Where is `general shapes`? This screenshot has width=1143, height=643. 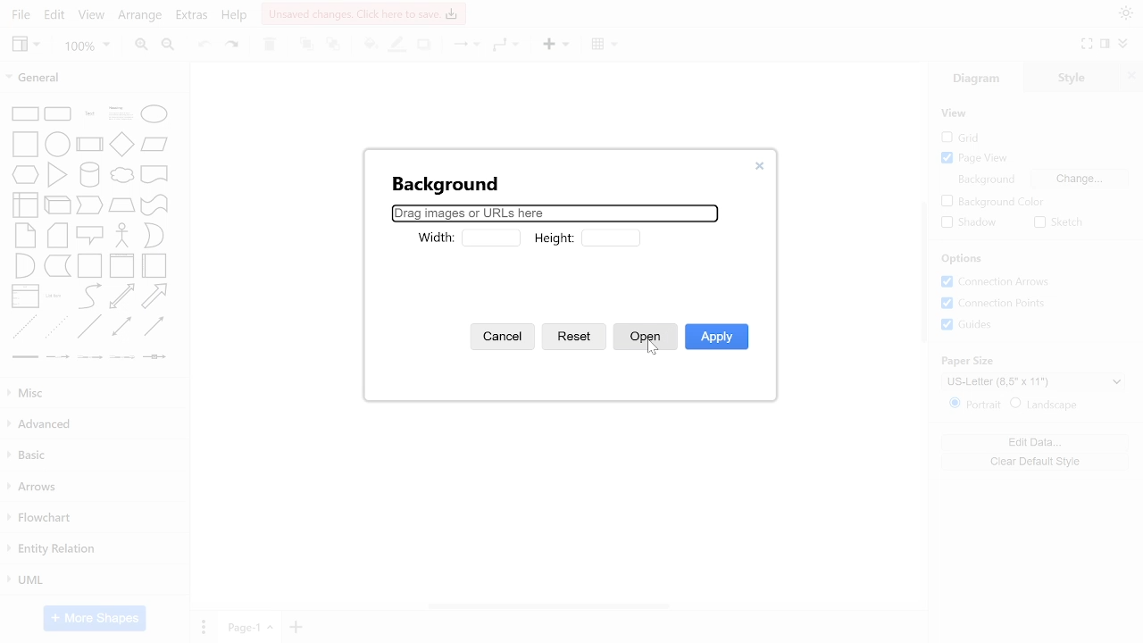 general shapes is located at coordinates (23, 143).